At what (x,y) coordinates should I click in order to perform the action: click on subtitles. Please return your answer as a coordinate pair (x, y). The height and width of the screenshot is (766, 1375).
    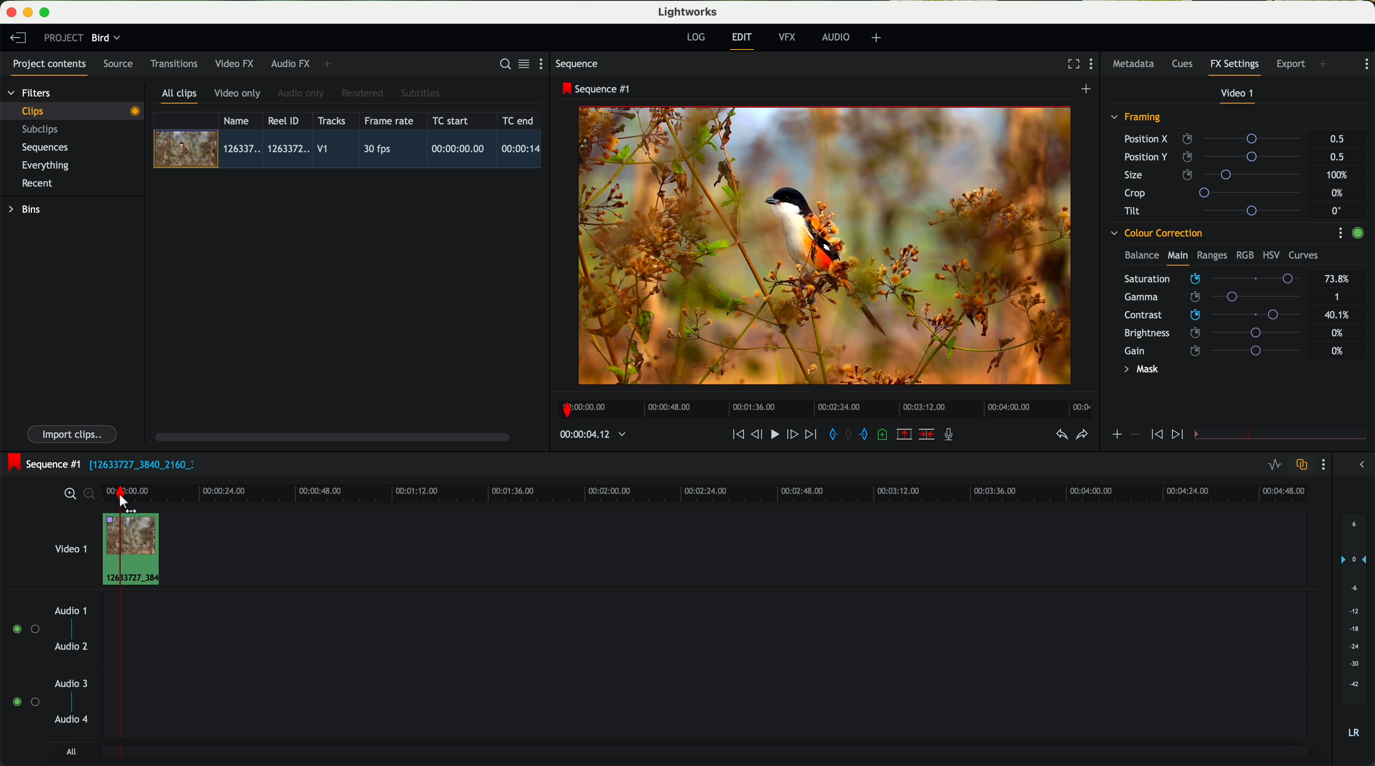
    Looking at the image, I should click on (418, 93).